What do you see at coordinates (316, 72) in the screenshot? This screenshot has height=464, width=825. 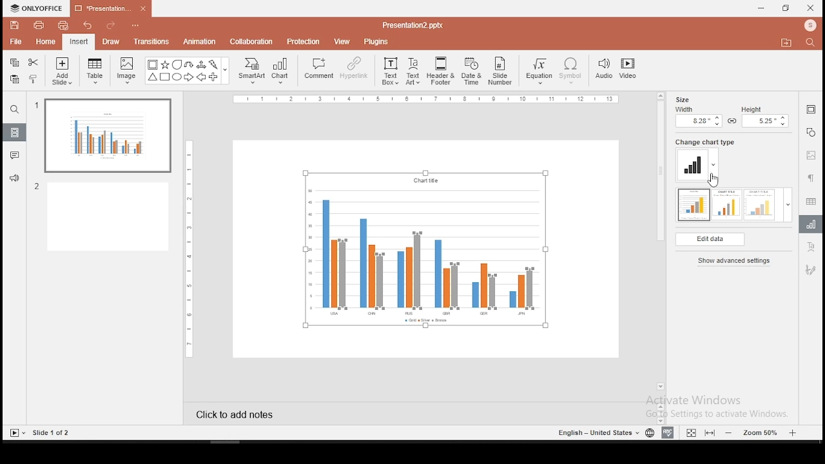 I see `comment` at bounding box center [316, 72].